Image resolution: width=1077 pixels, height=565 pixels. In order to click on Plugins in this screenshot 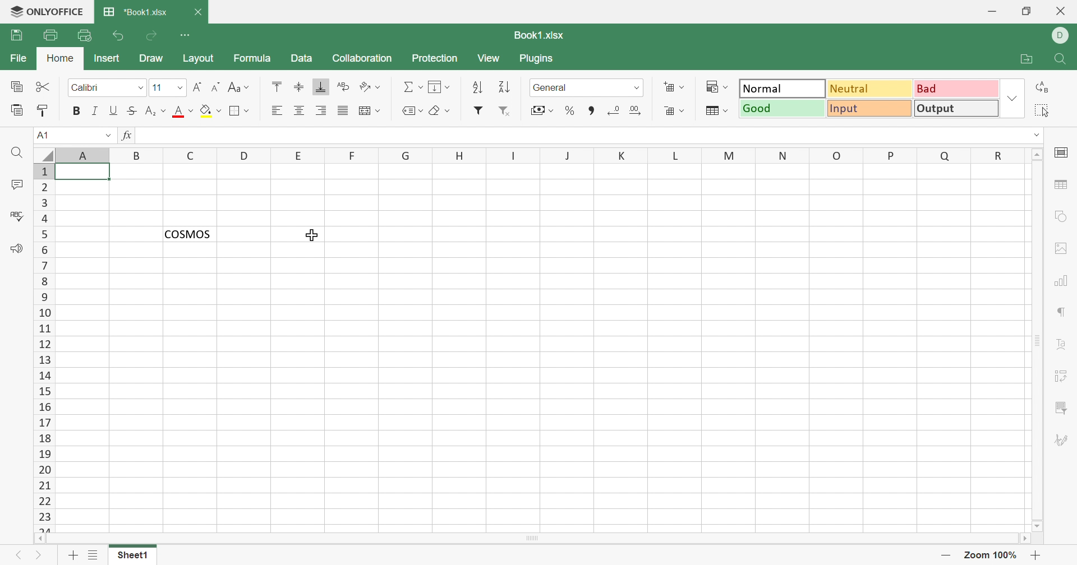, I will do `click(537, 58)`.